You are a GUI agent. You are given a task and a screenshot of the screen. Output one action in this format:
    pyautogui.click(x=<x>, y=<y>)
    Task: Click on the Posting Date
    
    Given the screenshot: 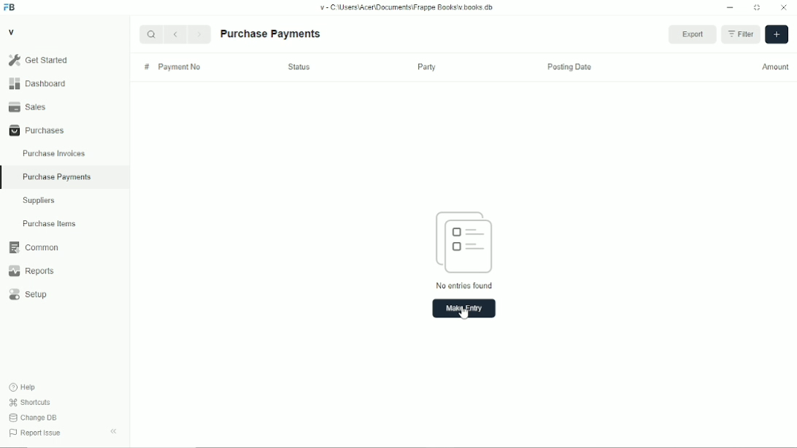 What is the action you would take?
    pyautogui.click(x=569, y=67)
    